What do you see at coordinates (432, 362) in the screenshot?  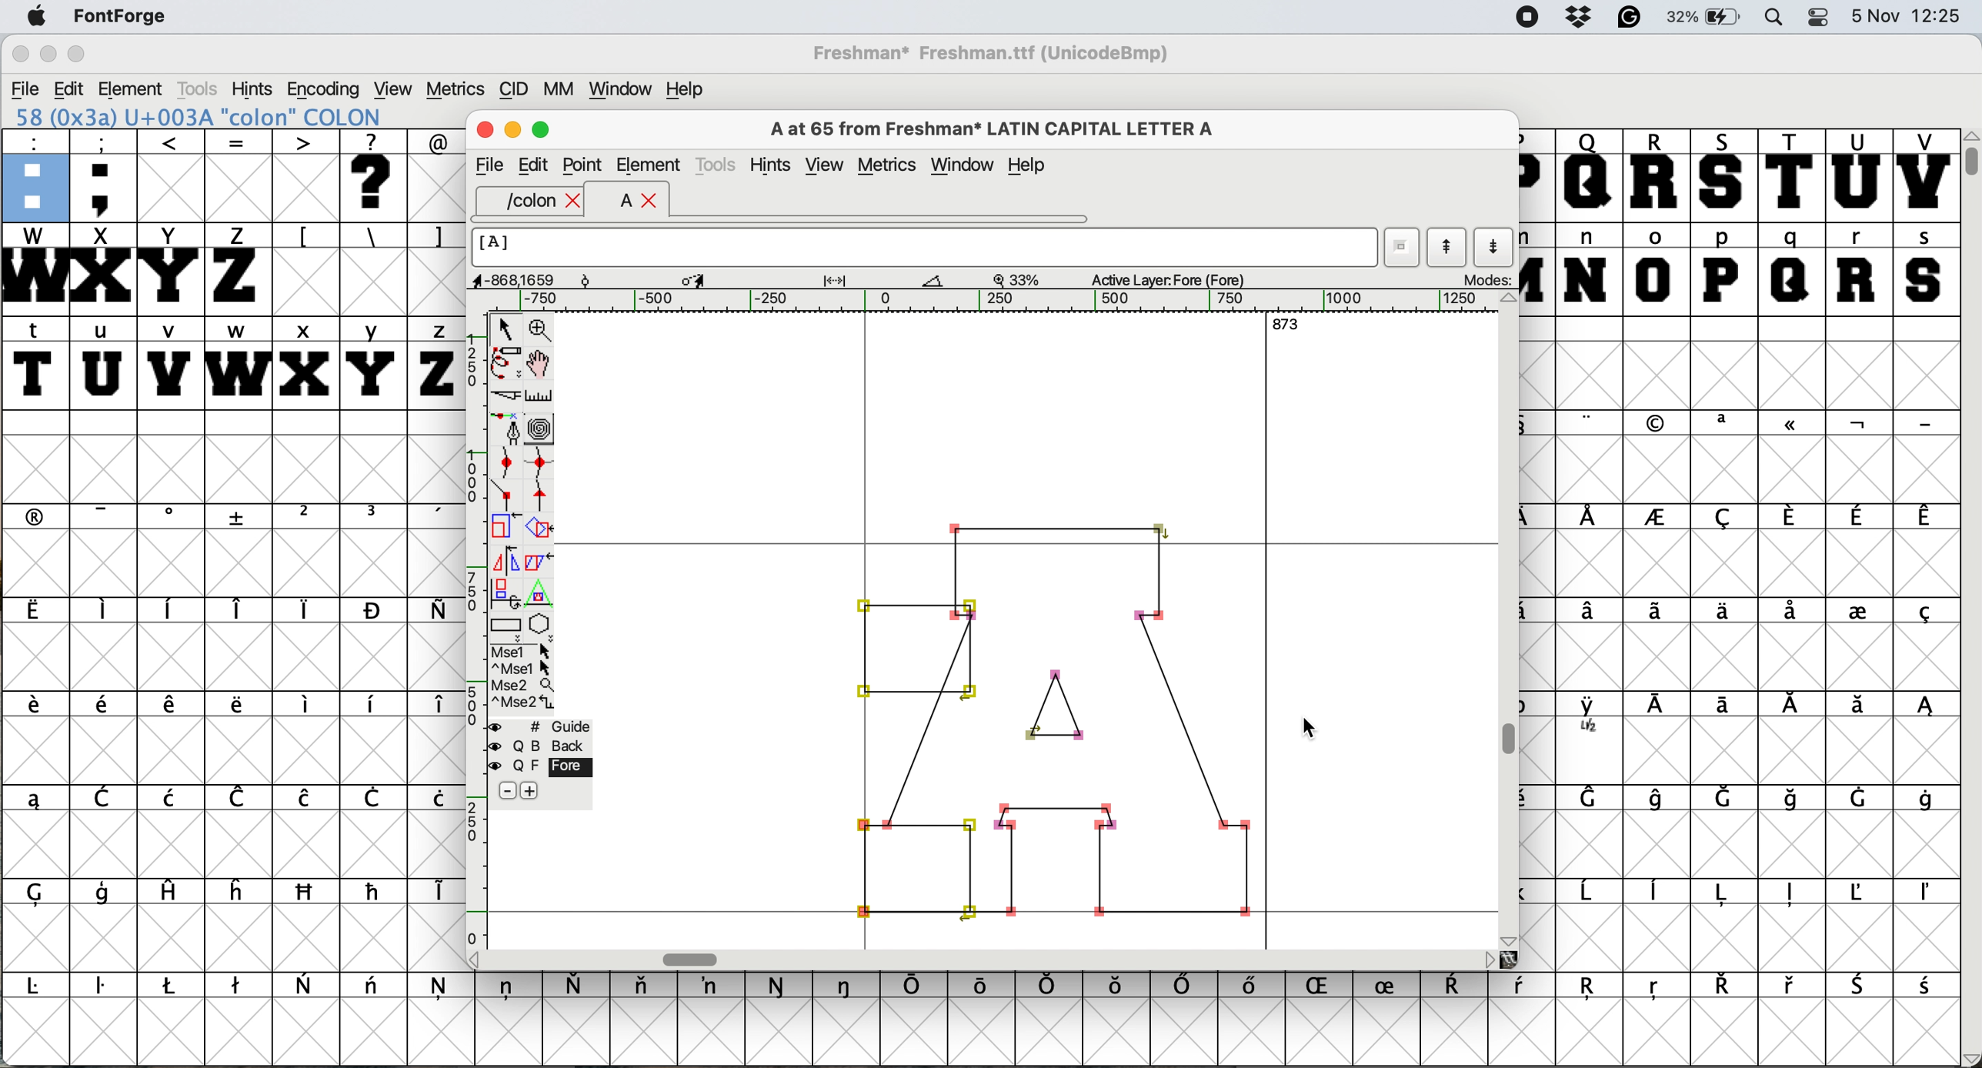 I see `z` at bounding box center [432, 362].